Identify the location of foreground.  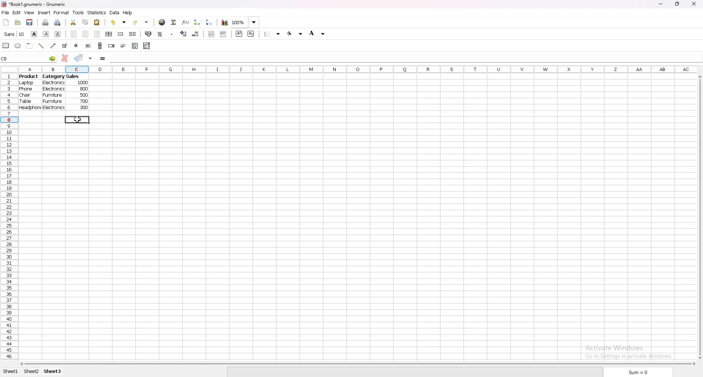
(296, 34).